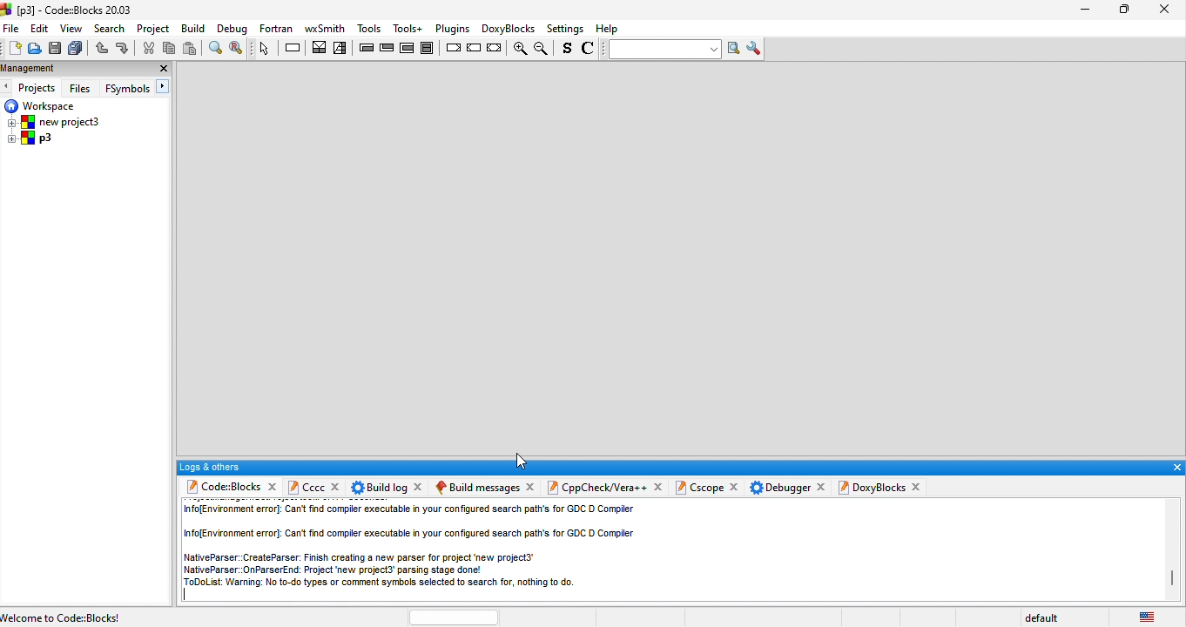  What do you see at coordinates (75, 49) in the screenshot?
I see `save everything` at bounding box center [75, 49].